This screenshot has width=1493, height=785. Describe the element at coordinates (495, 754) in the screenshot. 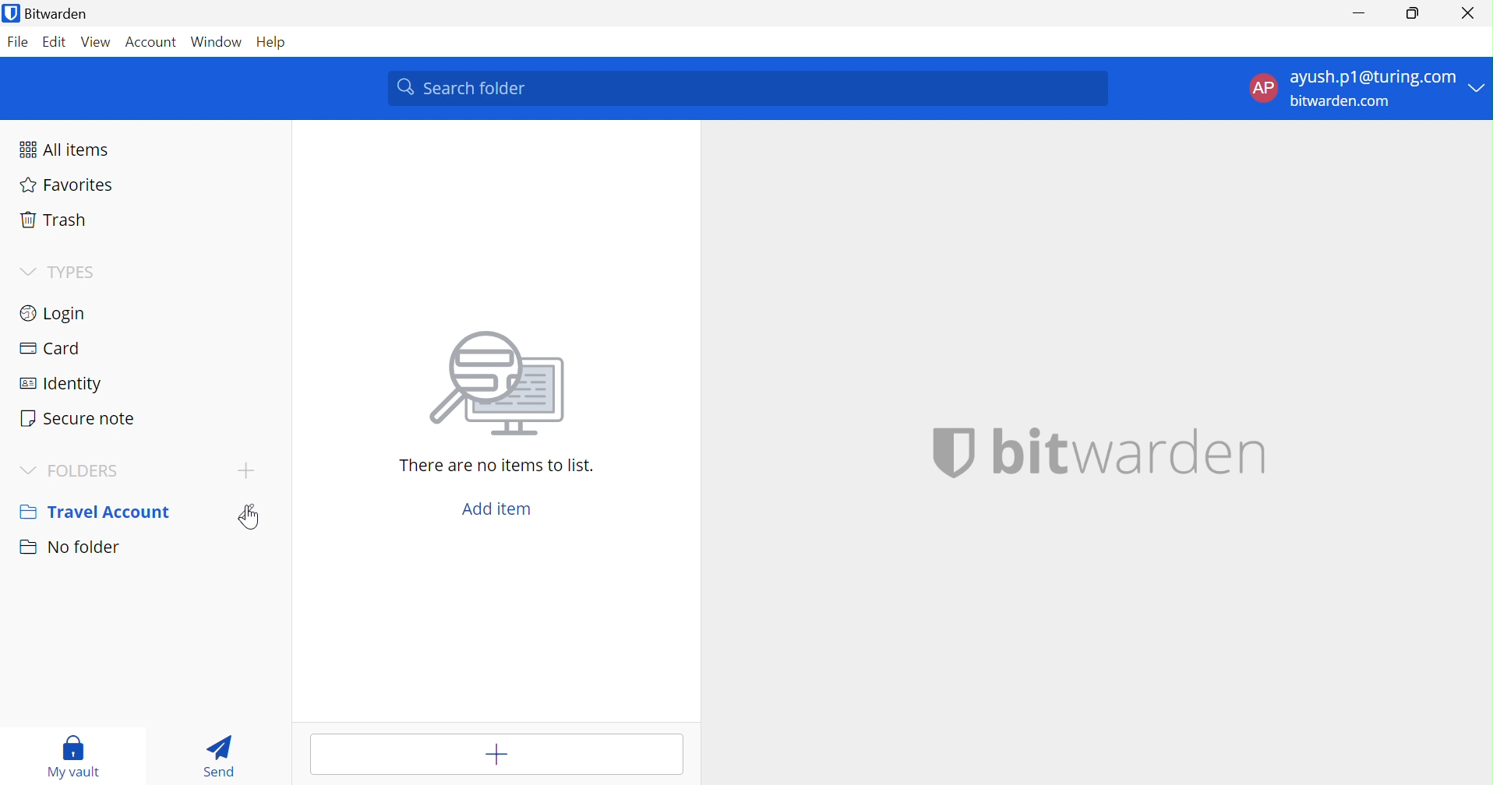

I see `Add item` at that location.